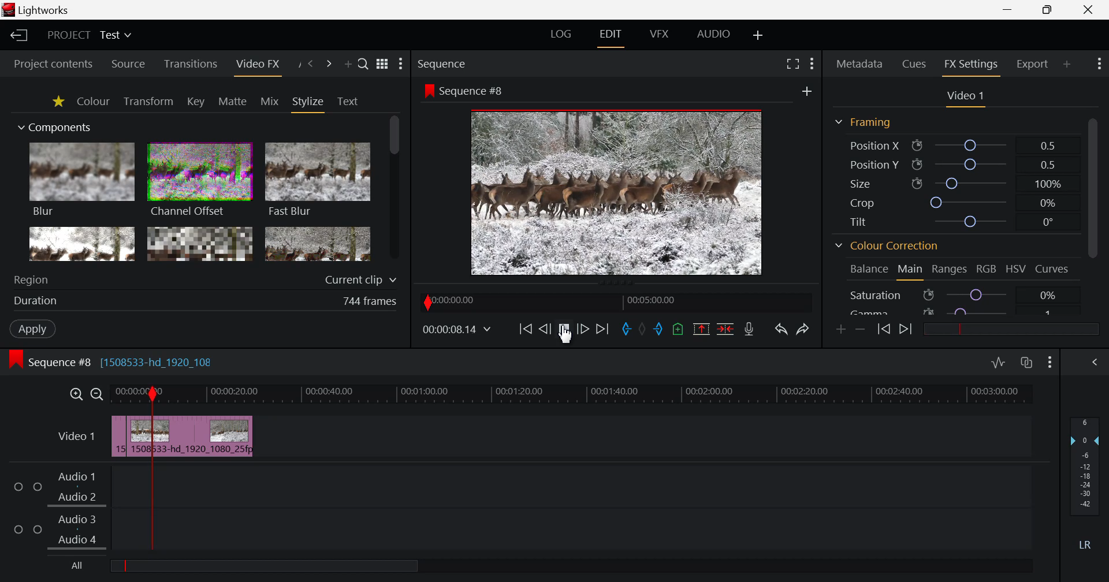 The height and width of the screenshot is (582, 1109). I want to click on Sequence, so click(463, 63).